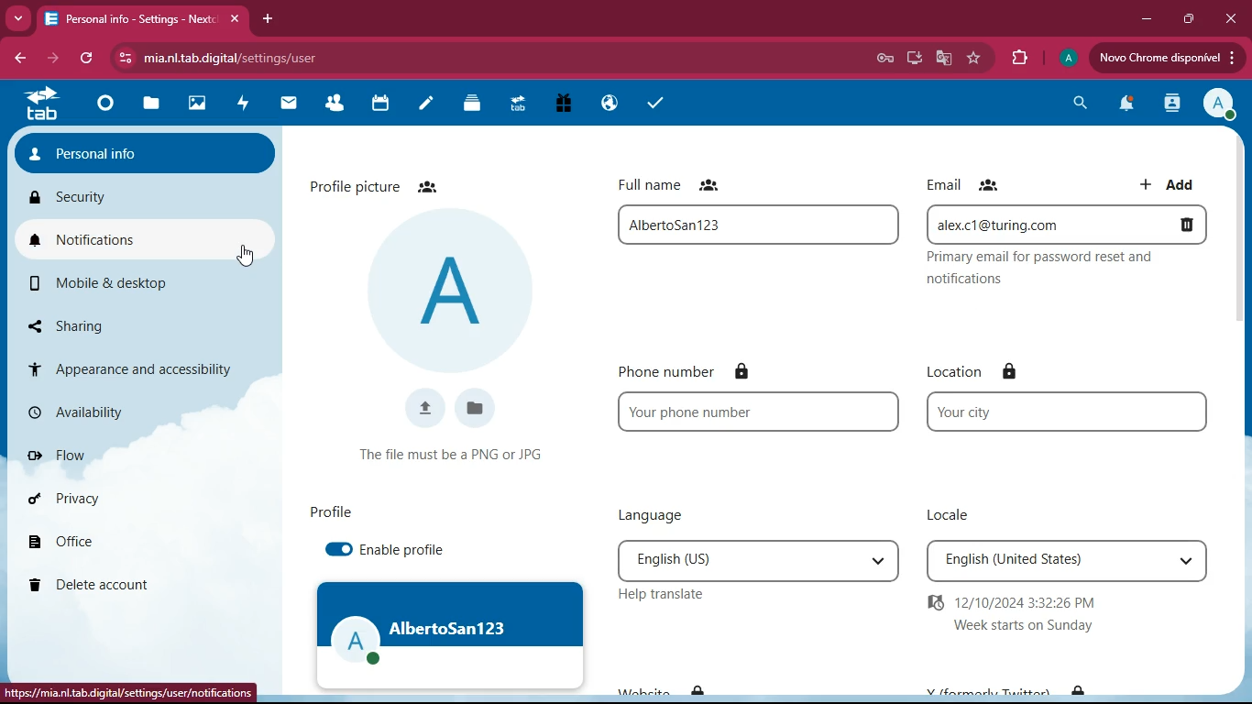 This screenshot has width=1252, height=704. I want to click on mobile, so click(121, 282).